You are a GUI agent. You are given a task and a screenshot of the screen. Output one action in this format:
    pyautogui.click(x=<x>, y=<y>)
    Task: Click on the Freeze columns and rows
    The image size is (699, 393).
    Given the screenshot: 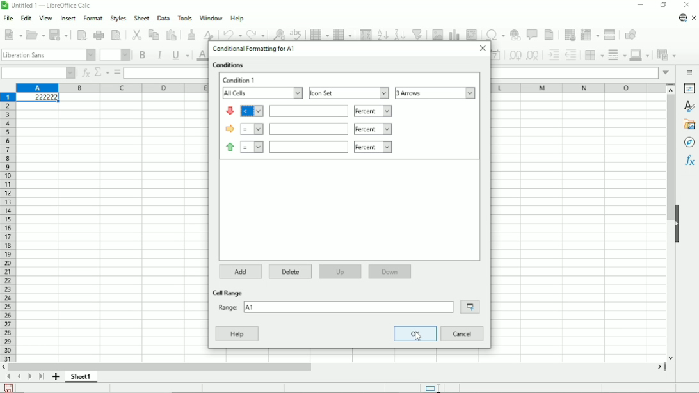 What is the action you would take?
    pyautogui.click(x=590, y=34)
    